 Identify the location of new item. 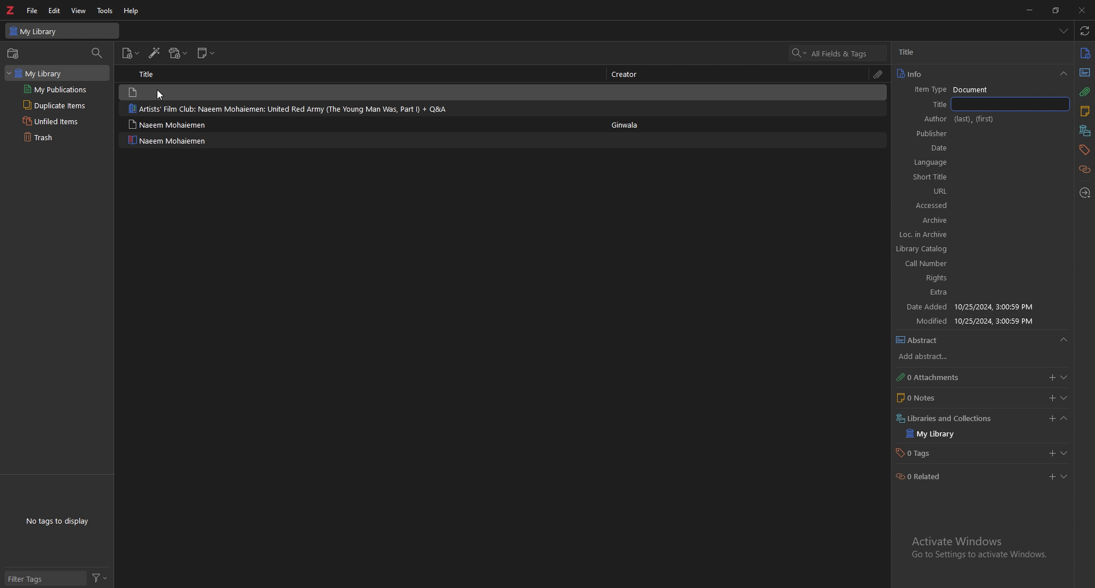
(131, 54).